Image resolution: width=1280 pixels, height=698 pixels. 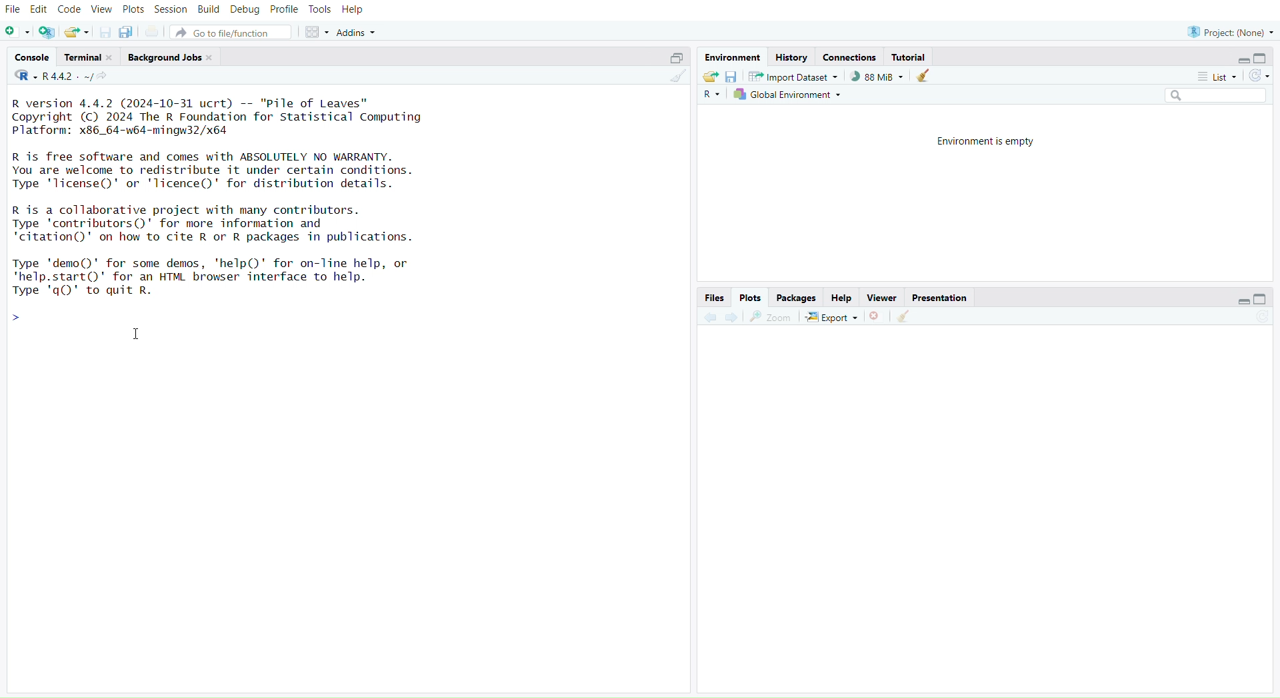 I want to click on expand, so click(x=1239, y=302).